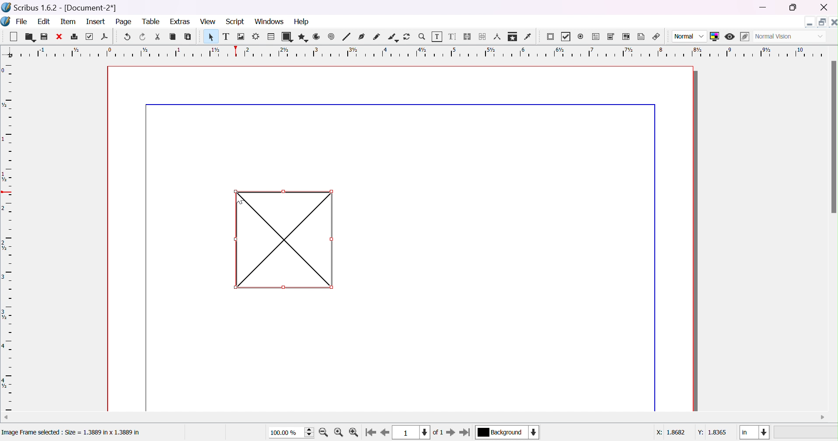  I want to click on in, so click(755, 433).